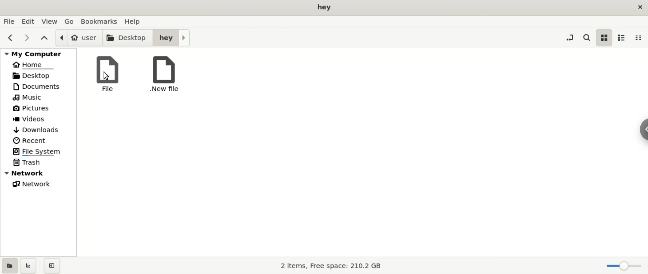 The height and width of the screenshot is (274, 648). Describe the element at coordinates (53, 265) in the screenshot. I see `close sidebar` at that location.